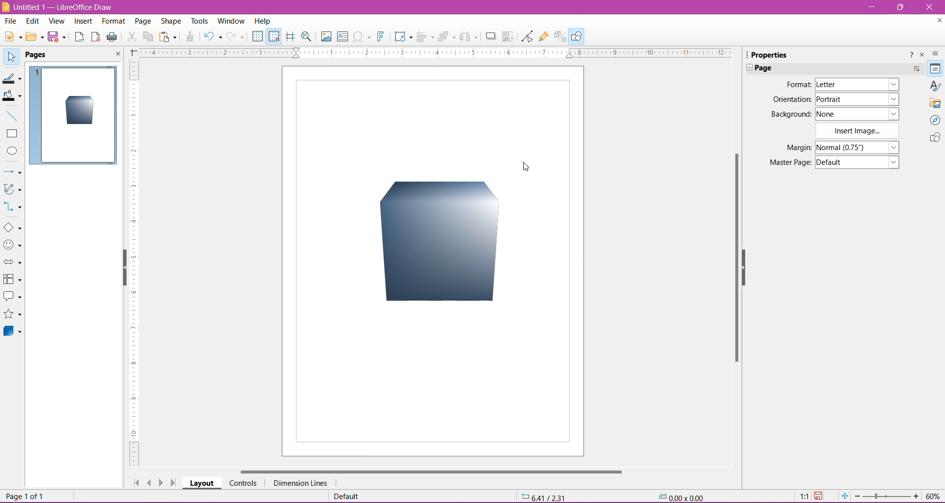 Image resolution: width=945 pixels, height=503 pixels. What do you see at coordinates (95, 38) in the screenshot?
I see `Export as PDF` at bounding box center [95, 38].